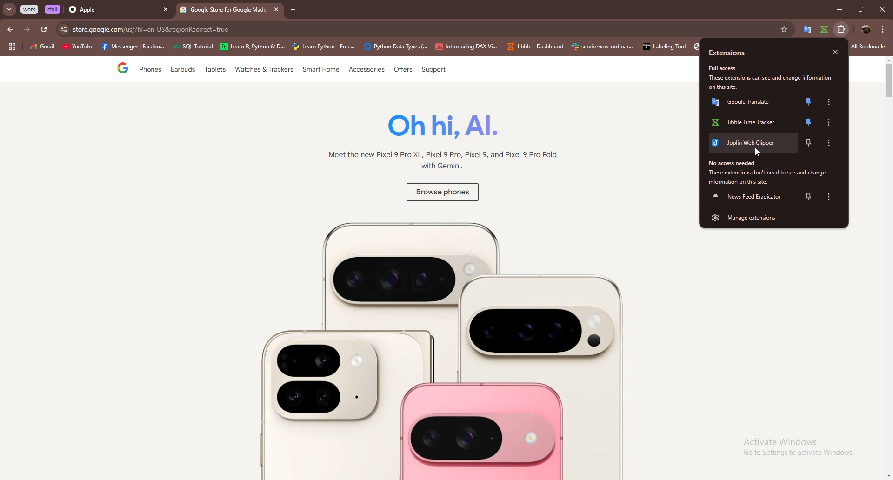 Image resolution: width=893 pixels, height=480 pixels. Describe the element at coordinates (740, 53) in the screenshot. I see `extensions` at that location.